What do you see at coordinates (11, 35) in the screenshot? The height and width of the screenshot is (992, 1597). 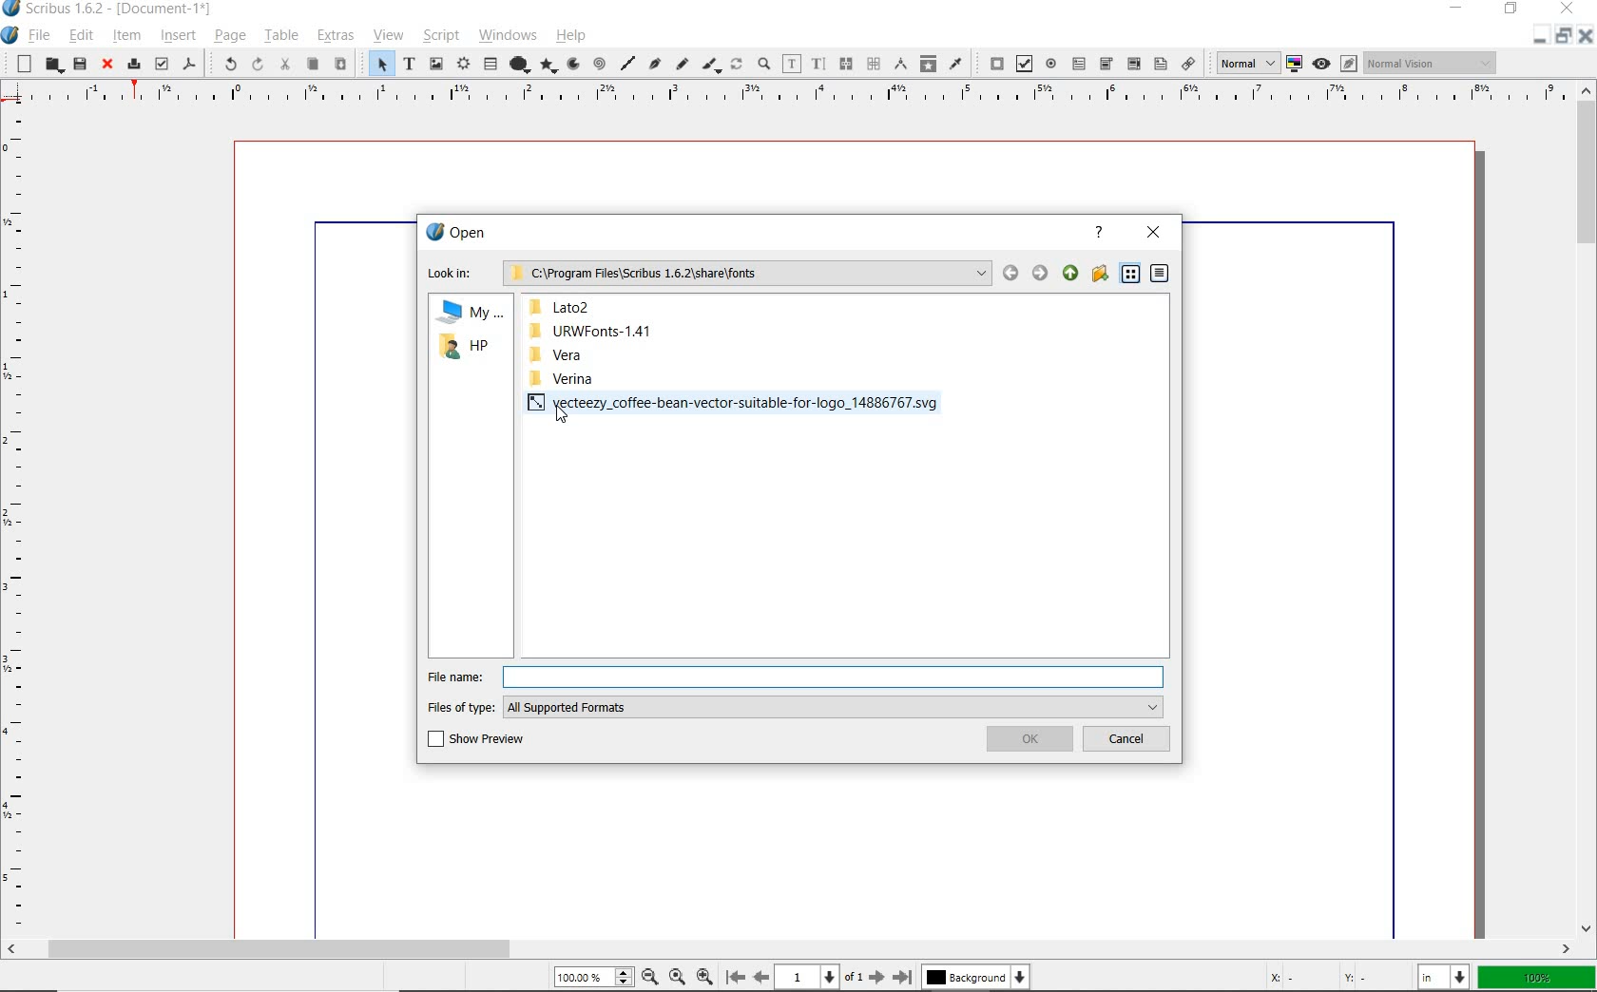 I see `system icon` at bounding box center [11, 35].